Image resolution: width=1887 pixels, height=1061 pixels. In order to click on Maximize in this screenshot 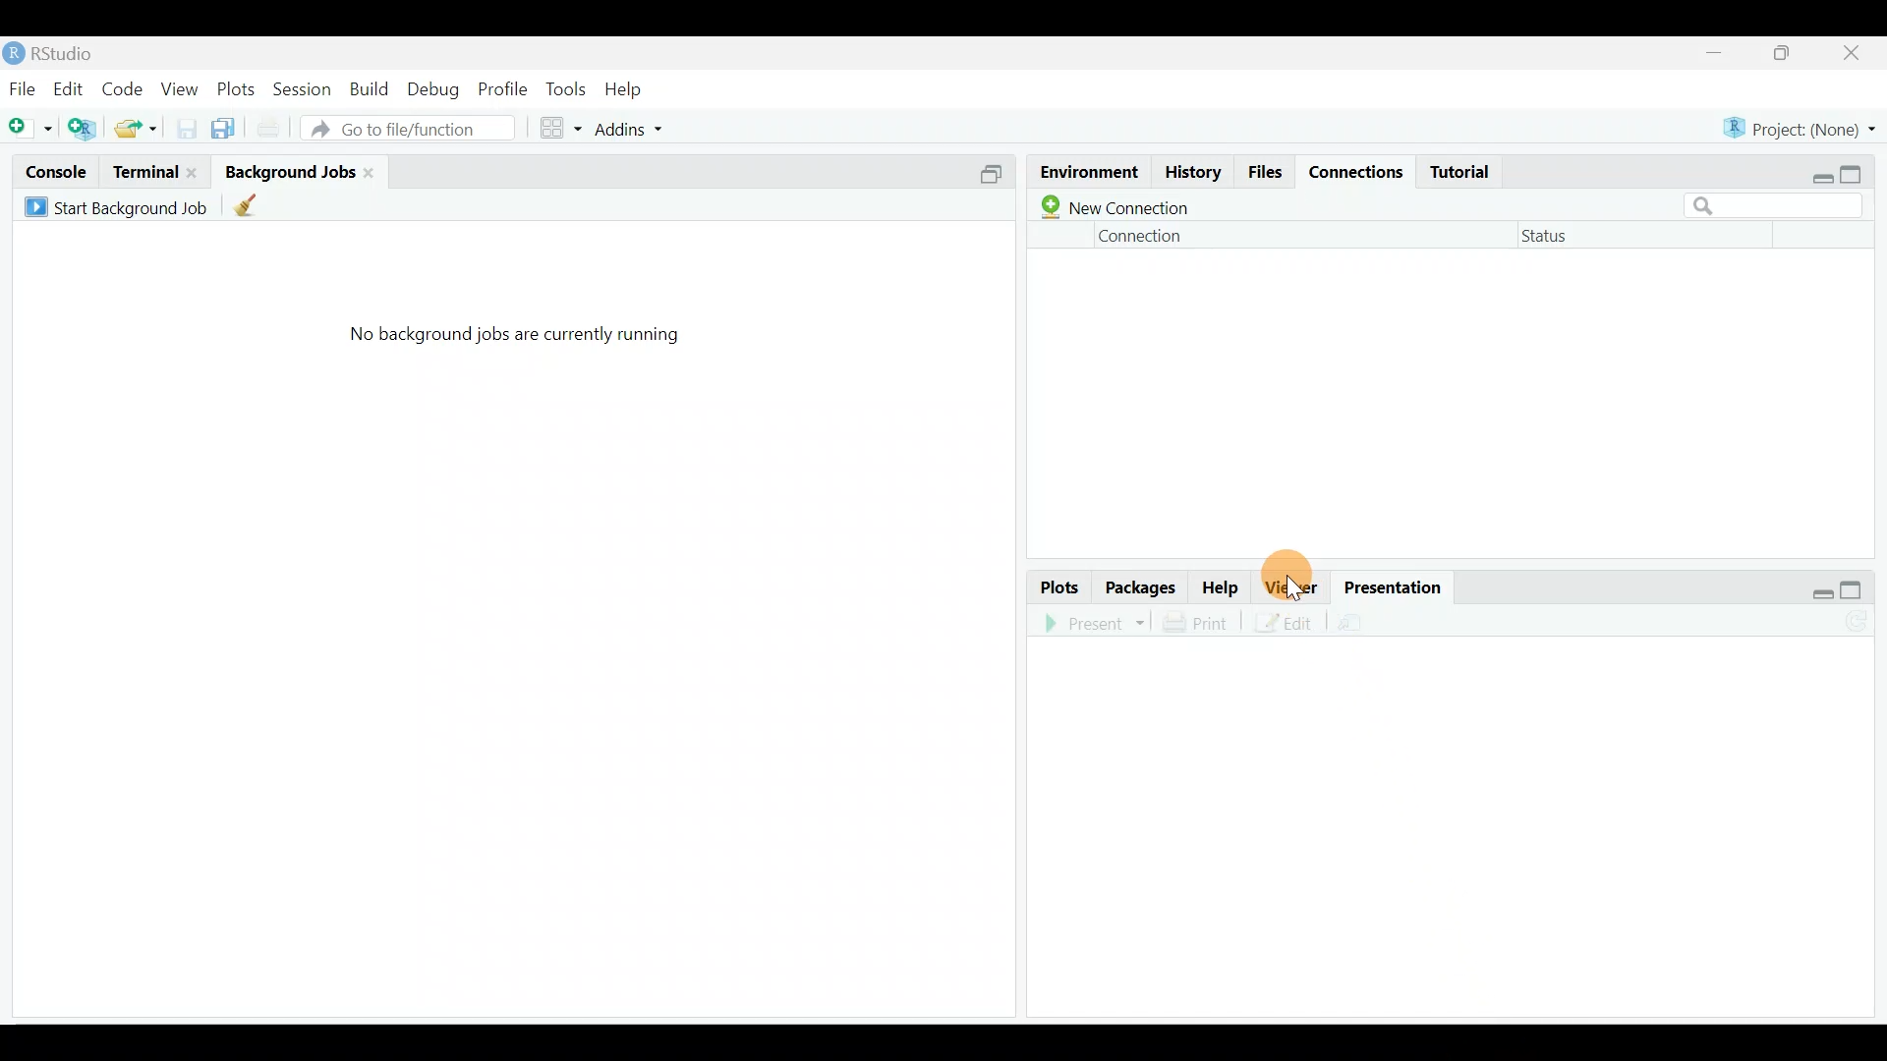, I will do `click(1864, 175)`.